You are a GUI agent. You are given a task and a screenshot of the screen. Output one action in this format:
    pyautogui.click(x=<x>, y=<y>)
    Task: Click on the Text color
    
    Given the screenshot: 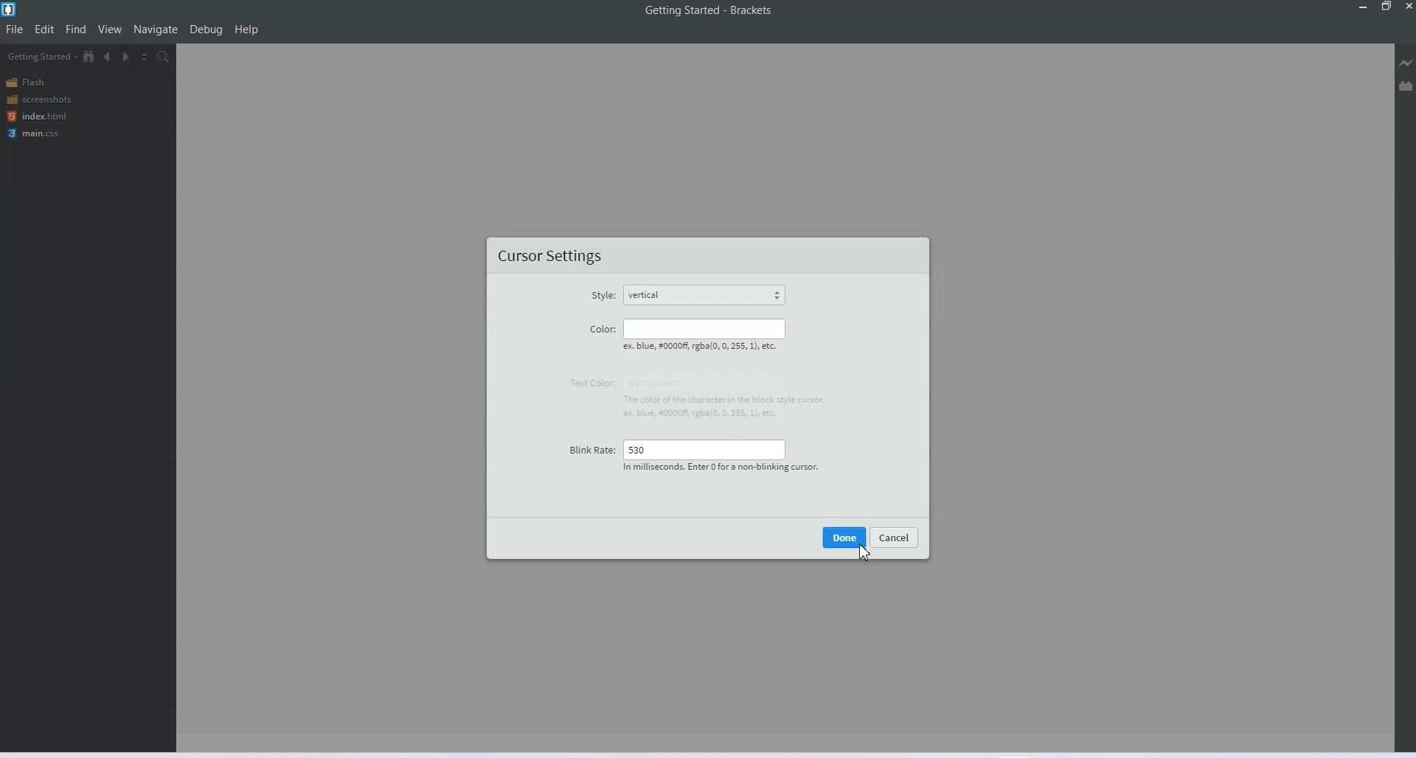 What is the action you would take?
    pyautogui.click(x=589, y=384)
    